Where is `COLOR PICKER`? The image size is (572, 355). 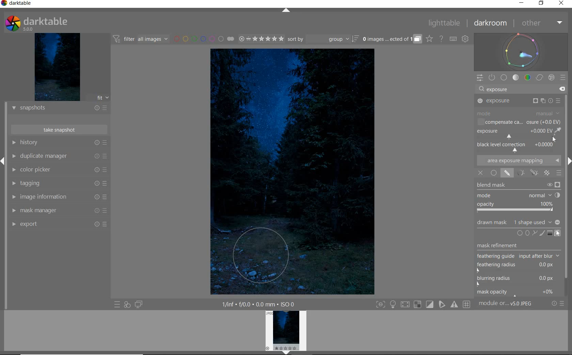
COLOR PICKER is located at coordinates (59, 170).